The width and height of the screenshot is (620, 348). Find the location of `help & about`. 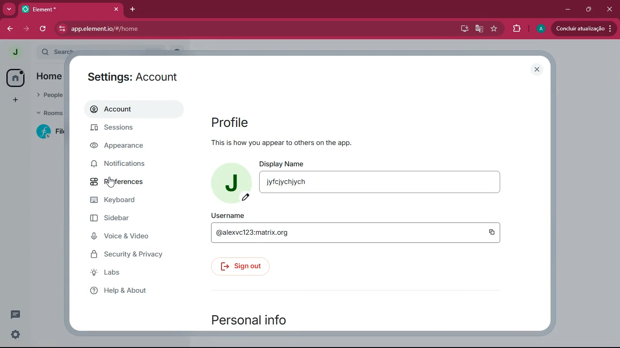

help & about is located at coordinates (137, 291).